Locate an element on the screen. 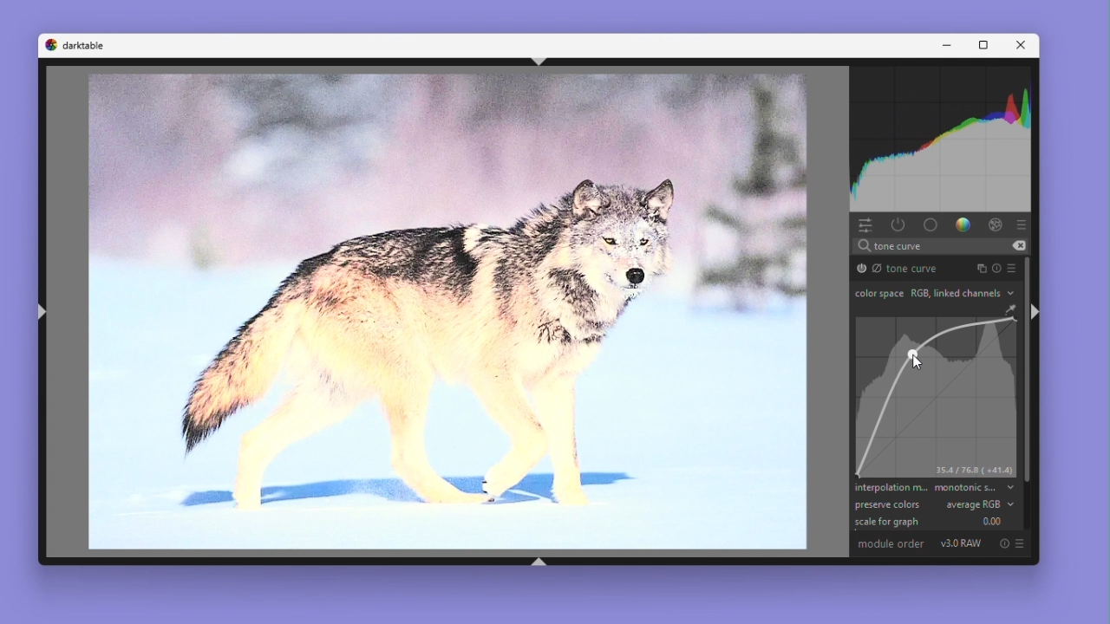  shift+ctrl+r is located at coordinates (1041, 311).